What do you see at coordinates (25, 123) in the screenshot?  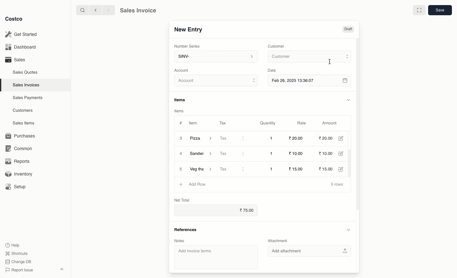 I see `Sales Items` at bounding box center [25, 123].